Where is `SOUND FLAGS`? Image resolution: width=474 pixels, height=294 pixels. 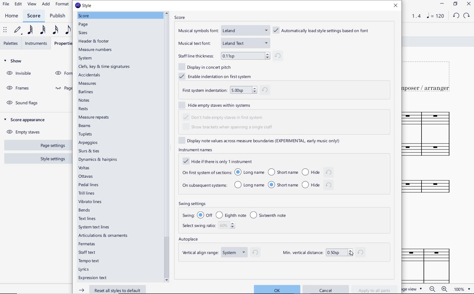 SOUND FLAGS is located at coordinates (24, 103).